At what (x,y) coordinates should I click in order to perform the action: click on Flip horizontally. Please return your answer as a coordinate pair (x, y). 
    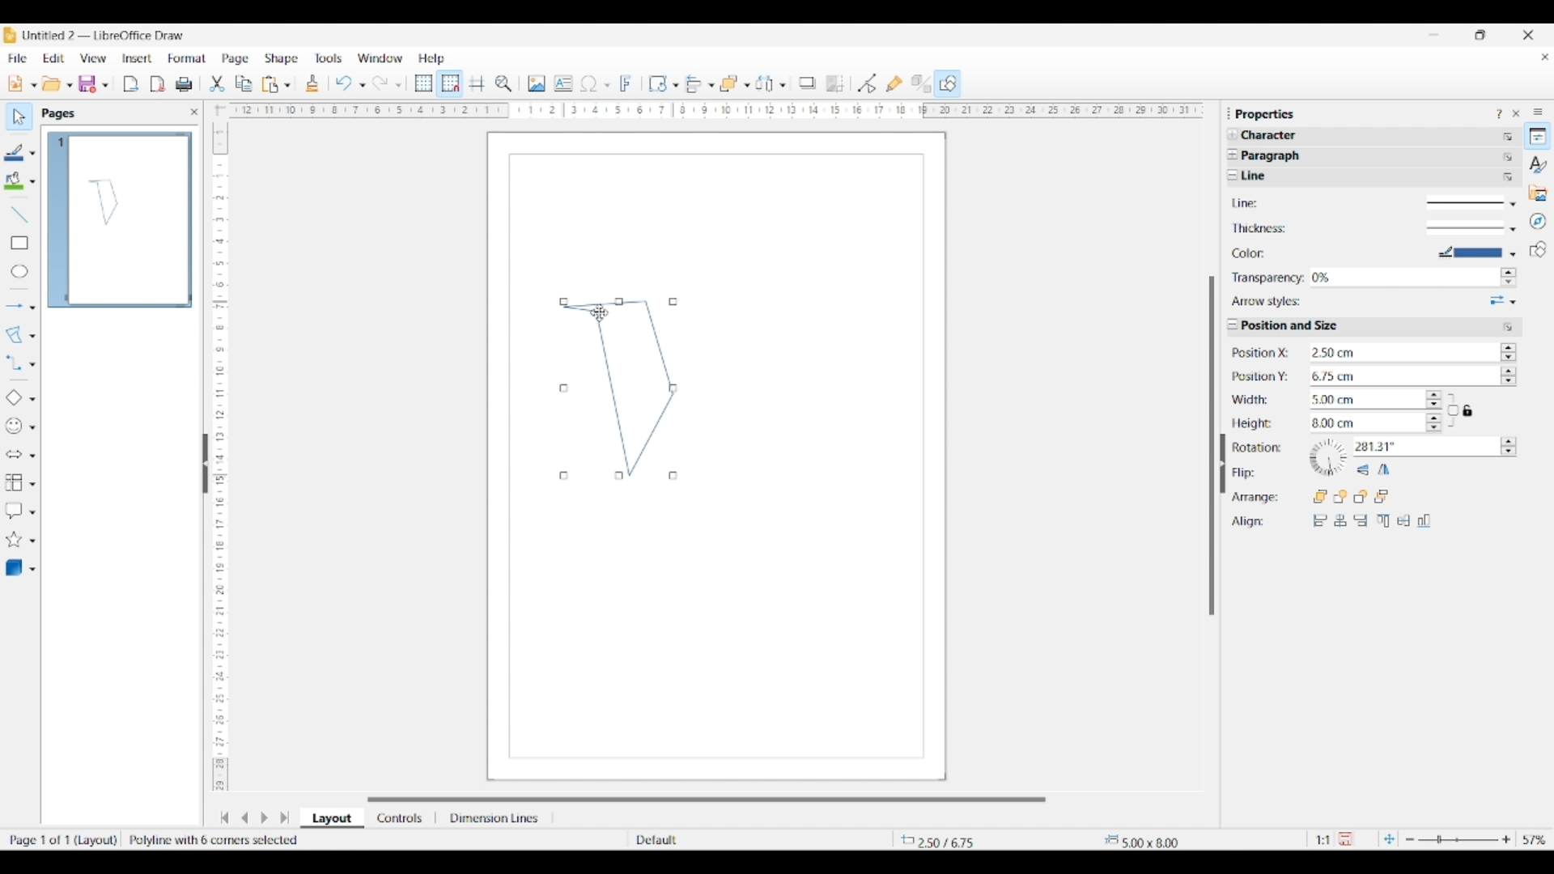
    Looking at the image, I should click on (1384, 469).